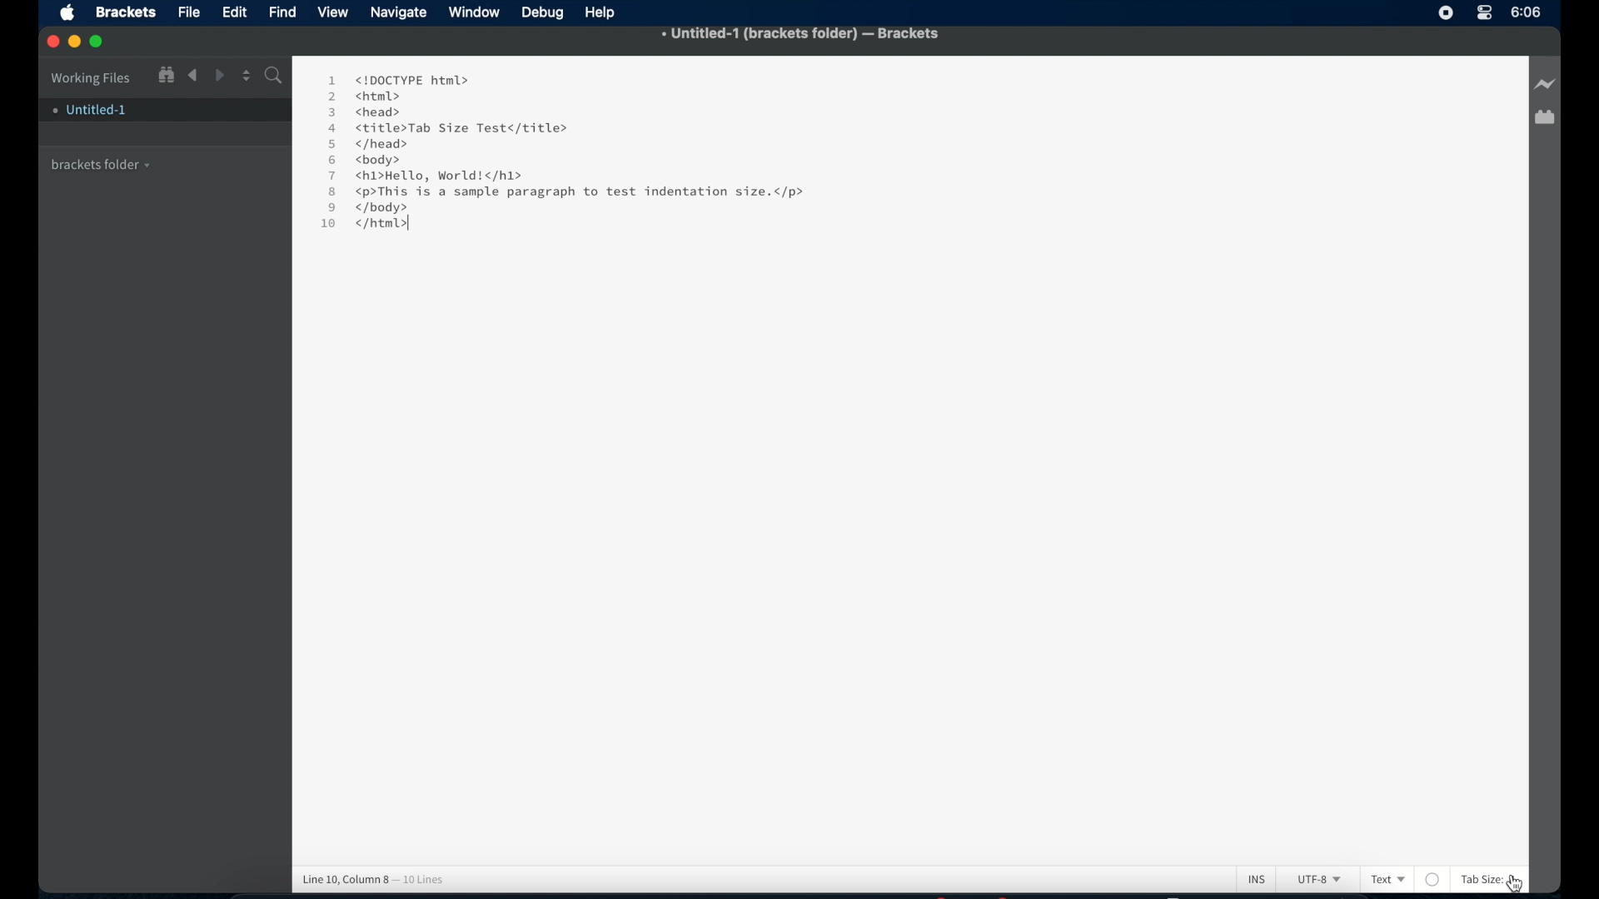 This screenshot has width=1599, height=899. I want to click on Help, so click(604, 12).